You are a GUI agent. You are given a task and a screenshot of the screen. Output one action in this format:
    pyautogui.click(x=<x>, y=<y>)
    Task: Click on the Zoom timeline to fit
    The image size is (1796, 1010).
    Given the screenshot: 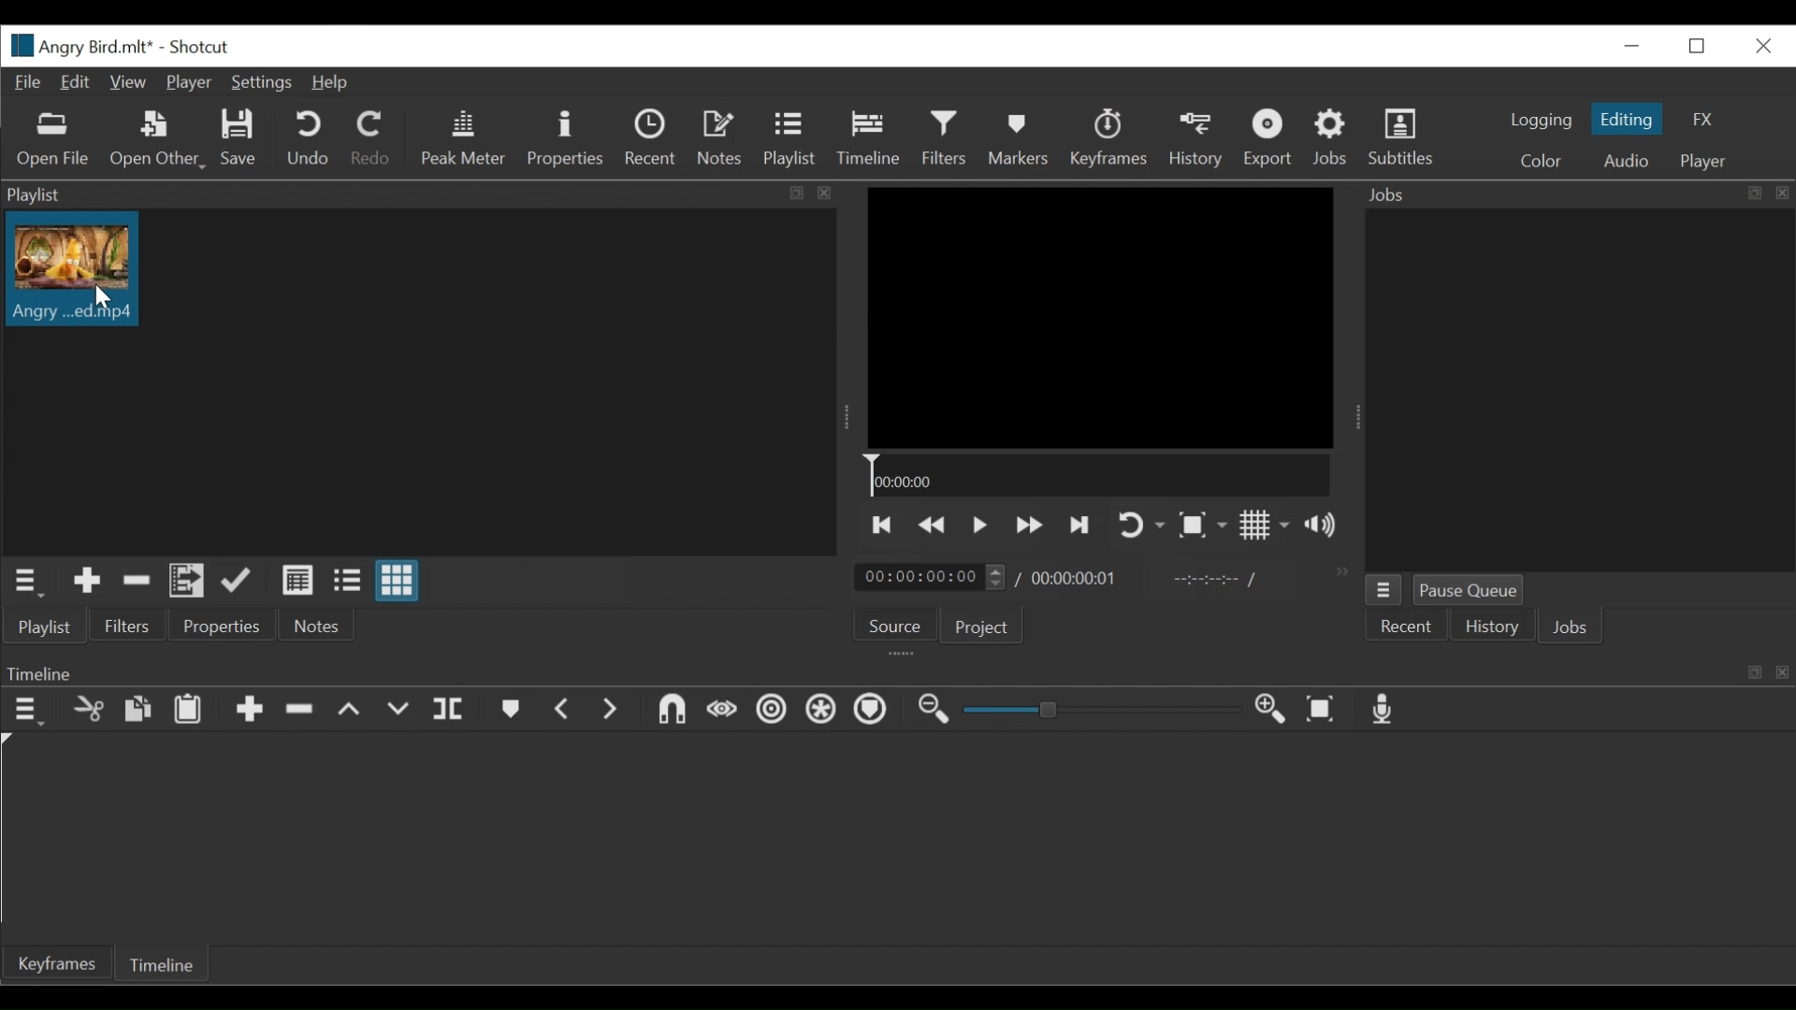 What is the action you would take?
    pyautogui.click(x=1324, y=712)
    